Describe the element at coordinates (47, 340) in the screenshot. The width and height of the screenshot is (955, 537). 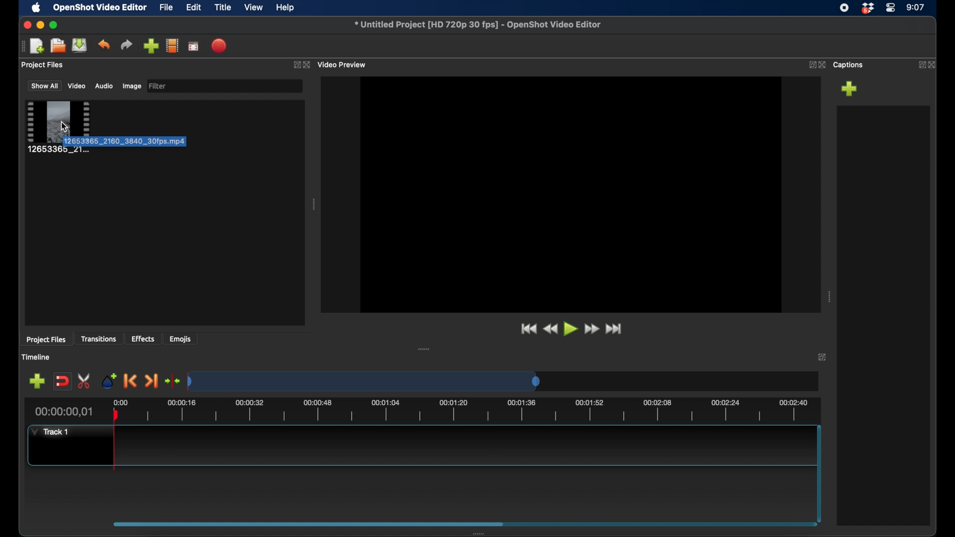
I see `project files` at that location.